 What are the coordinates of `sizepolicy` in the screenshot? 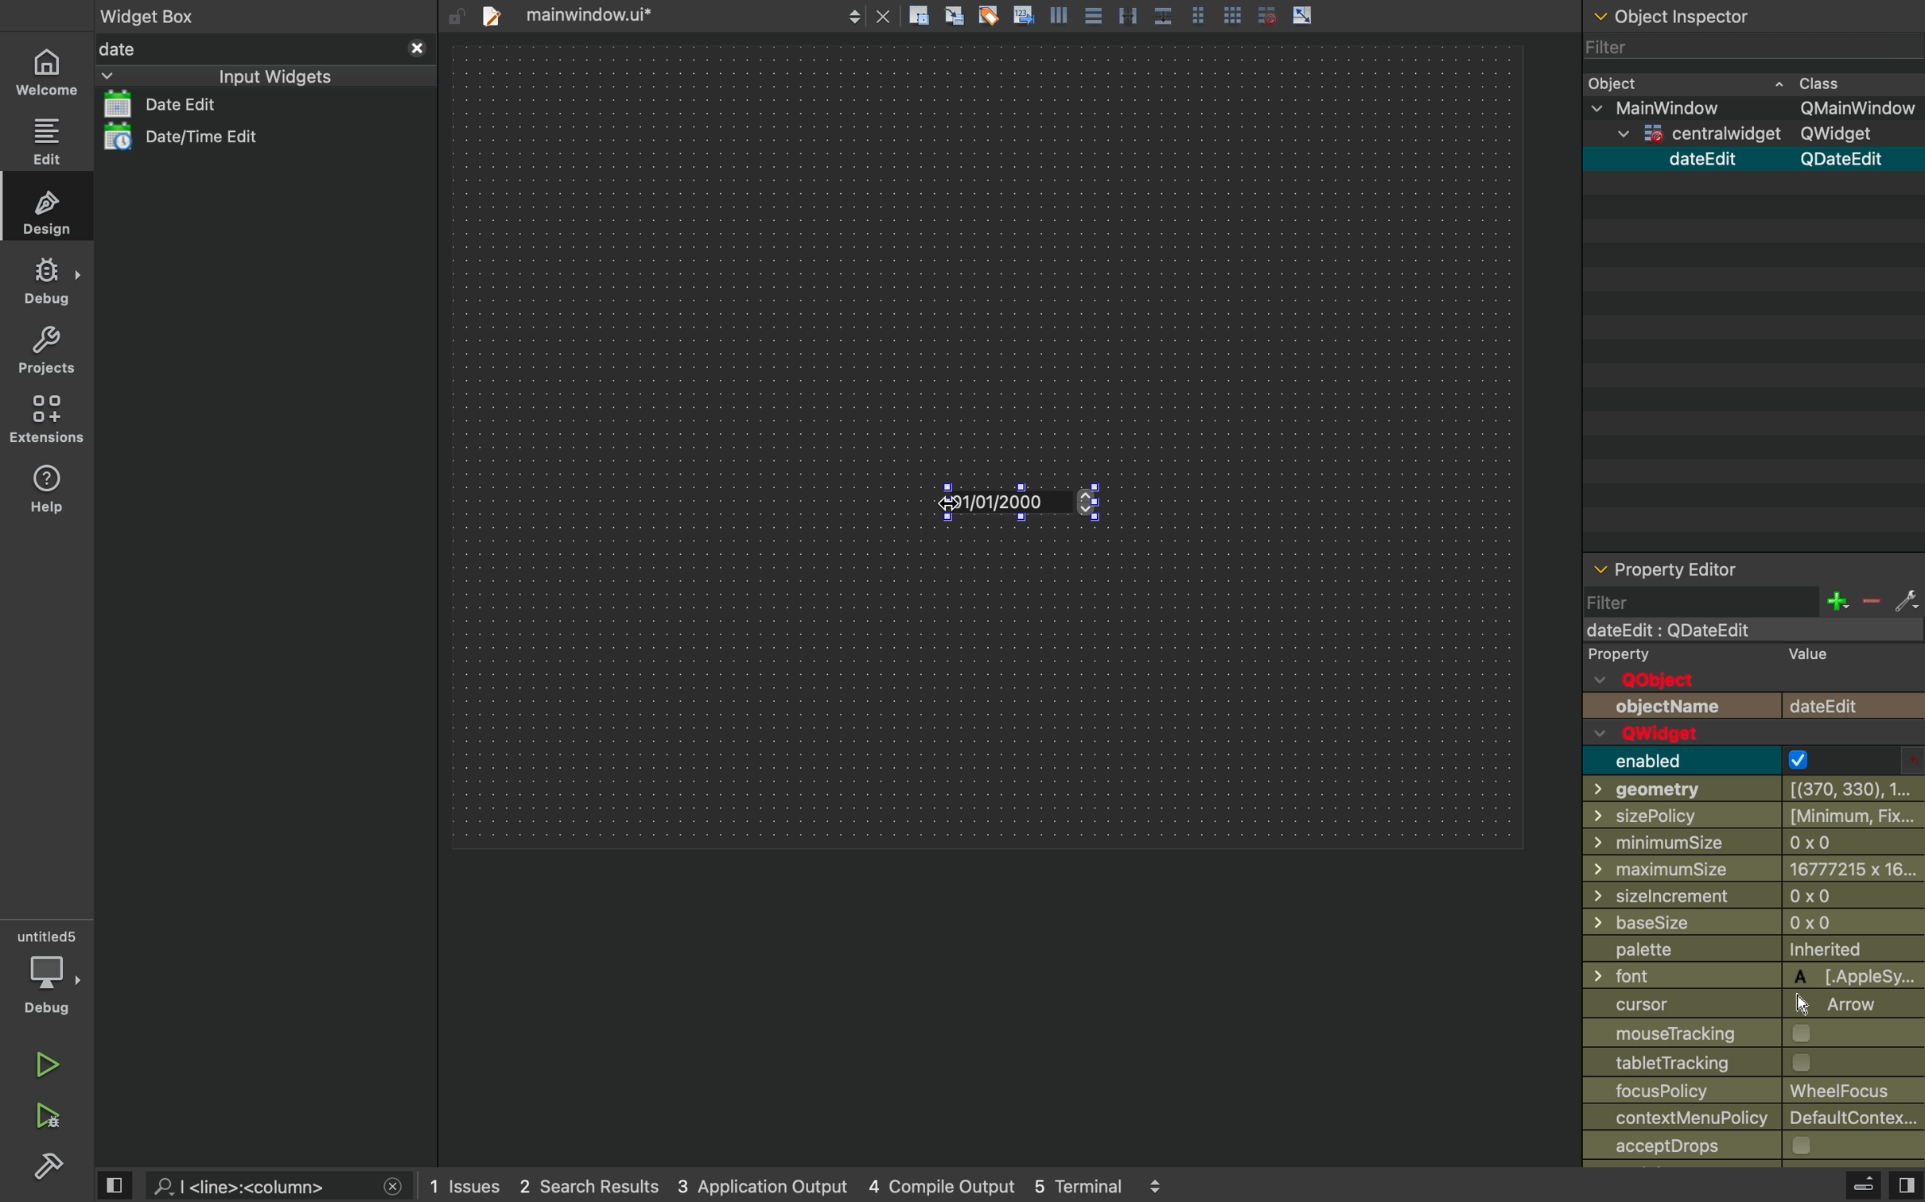 It's located at (1748, 817).